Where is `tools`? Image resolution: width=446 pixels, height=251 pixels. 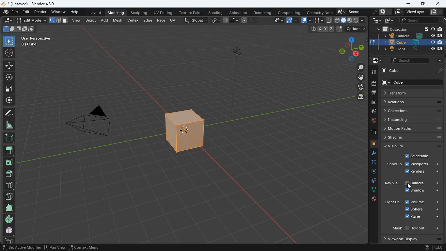
tools is located at coordinates (371, 153).